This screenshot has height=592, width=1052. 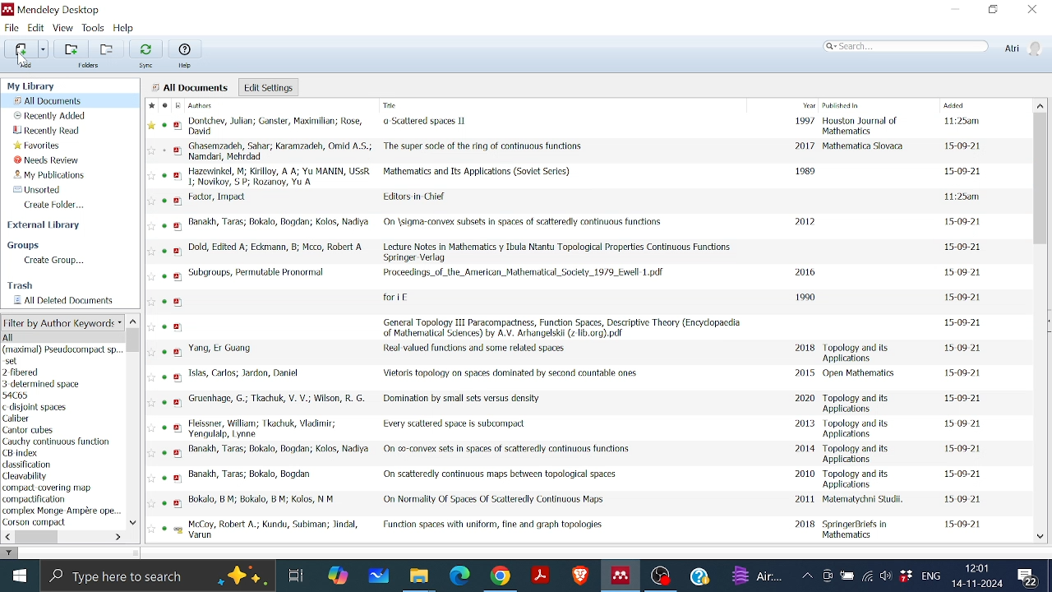 I want to click on Google chrome, so click(x=501, y=576).